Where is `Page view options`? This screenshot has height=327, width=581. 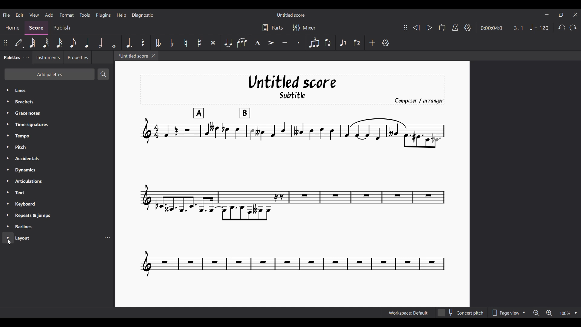
Page view options is located at coordinates (508, 312).